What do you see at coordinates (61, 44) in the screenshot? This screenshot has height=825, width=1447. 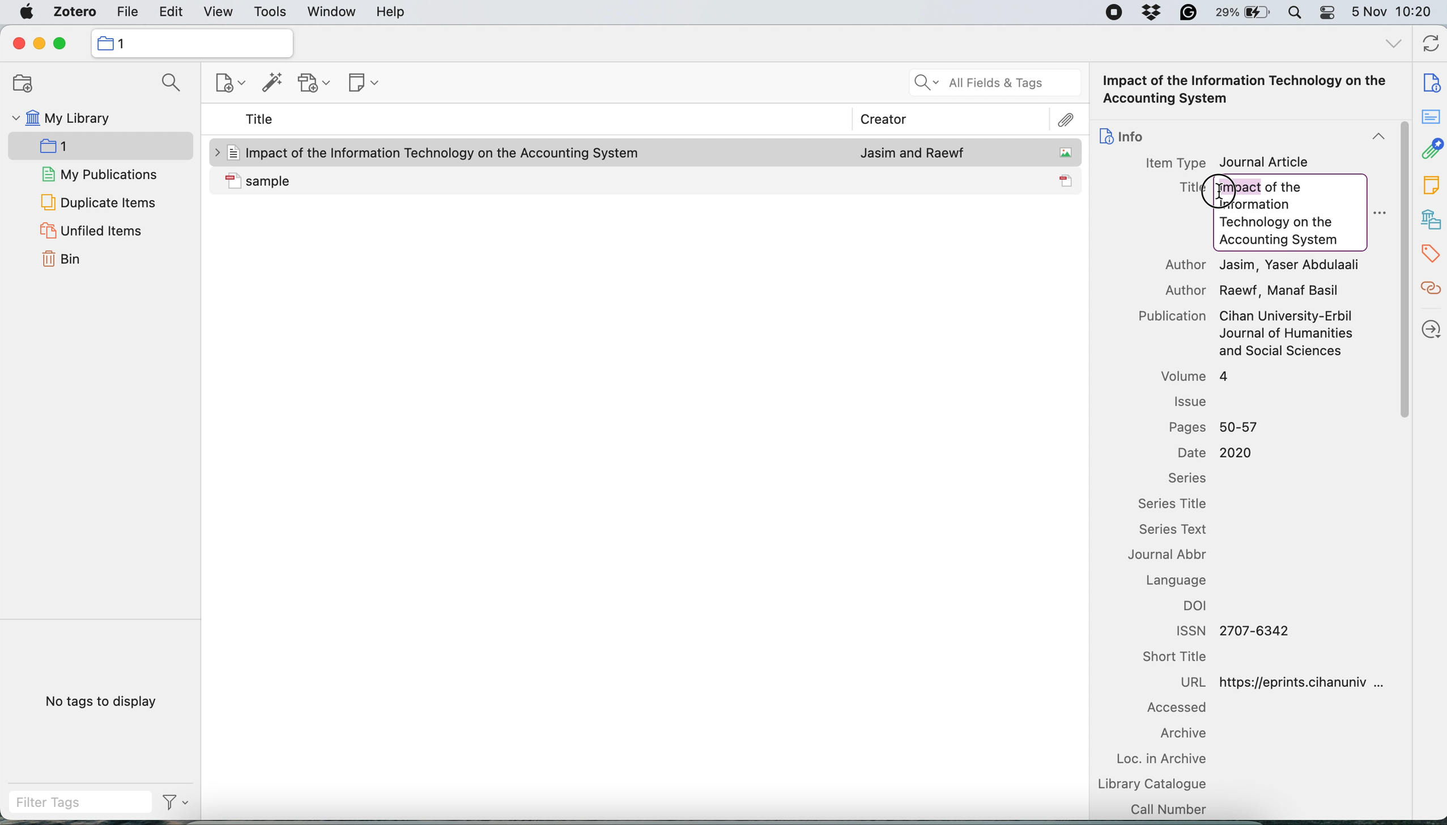 I see `maximise` at bounding box center [61, 44].